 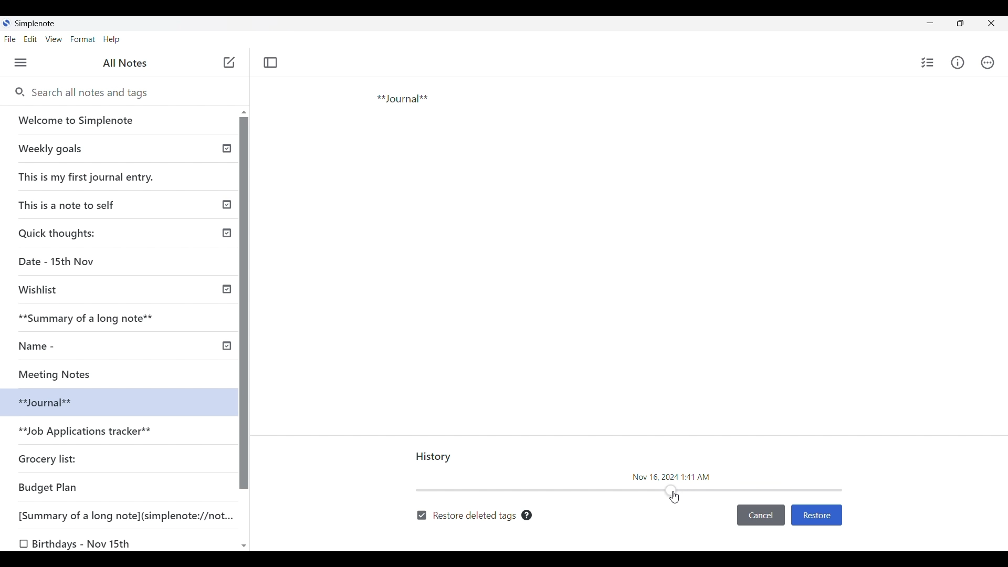 I want to click on Budget Plan, so click(x=48, y=487).